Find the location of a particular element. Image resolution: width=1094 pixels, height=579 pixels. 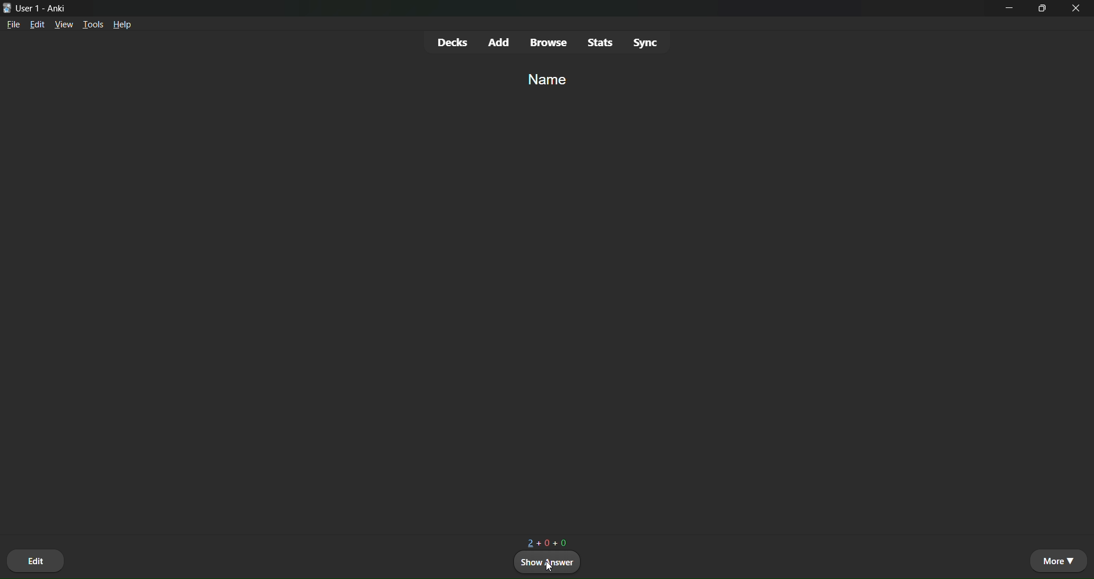

file is located at coordinates (13, 27).